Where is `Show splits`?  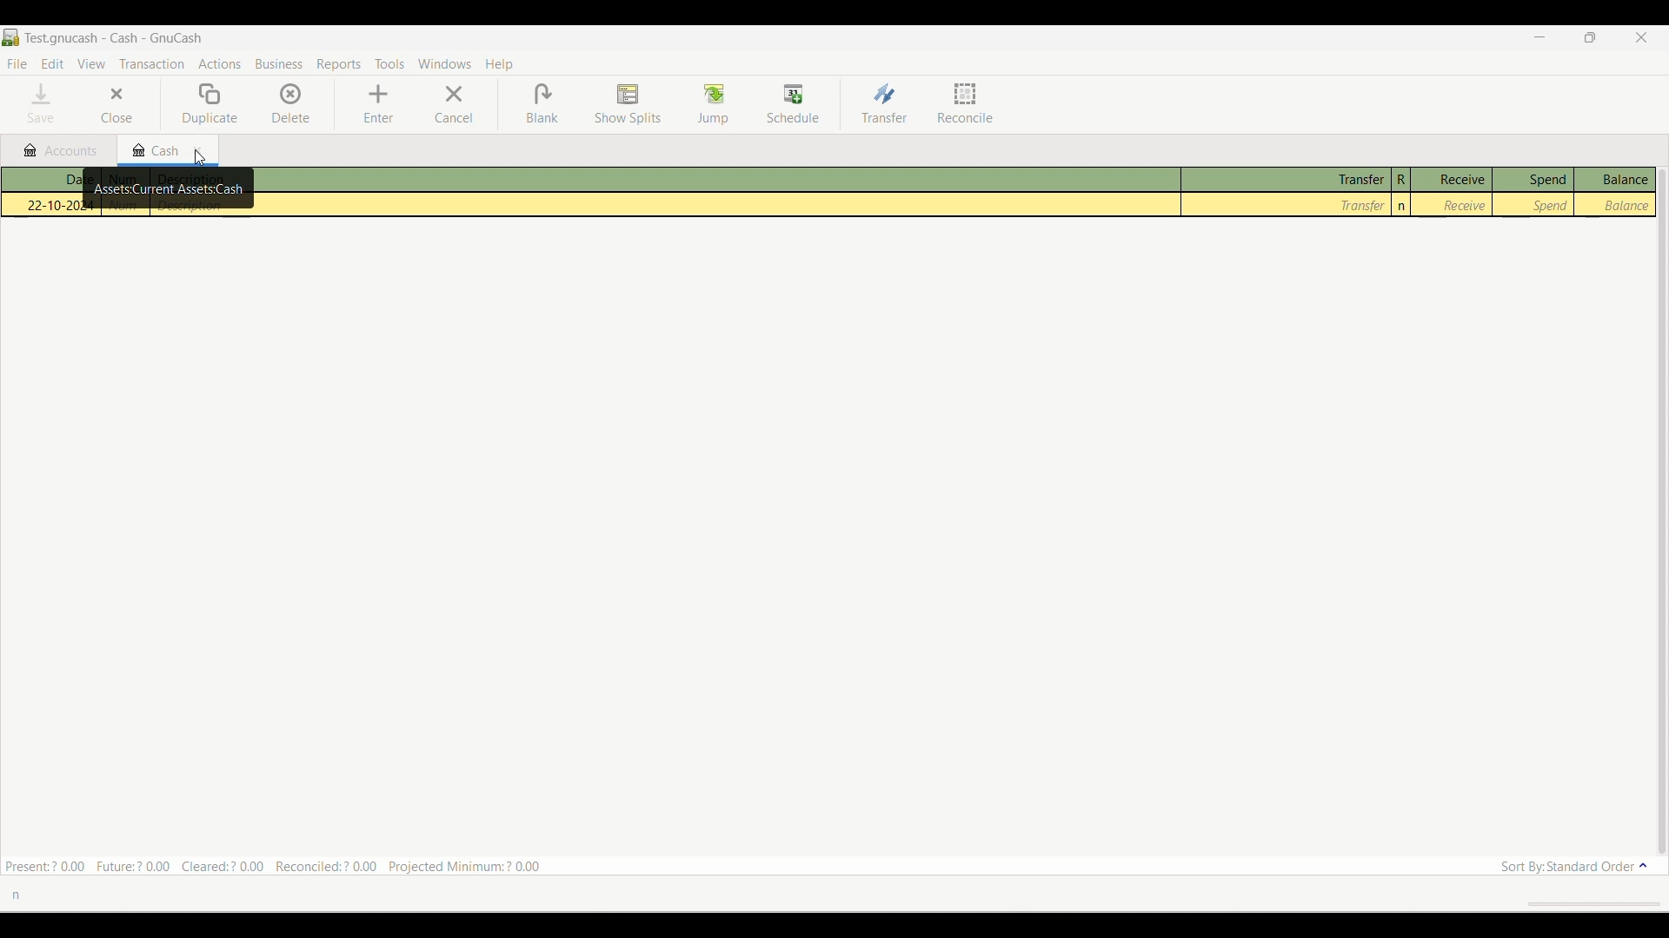 Show splits is located at coordinates (628, 104).